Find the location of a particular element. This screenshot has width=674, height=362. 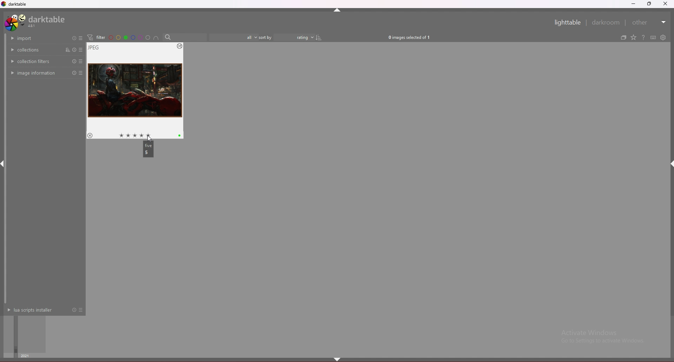

collection filters is located at coordinates (33, 61).